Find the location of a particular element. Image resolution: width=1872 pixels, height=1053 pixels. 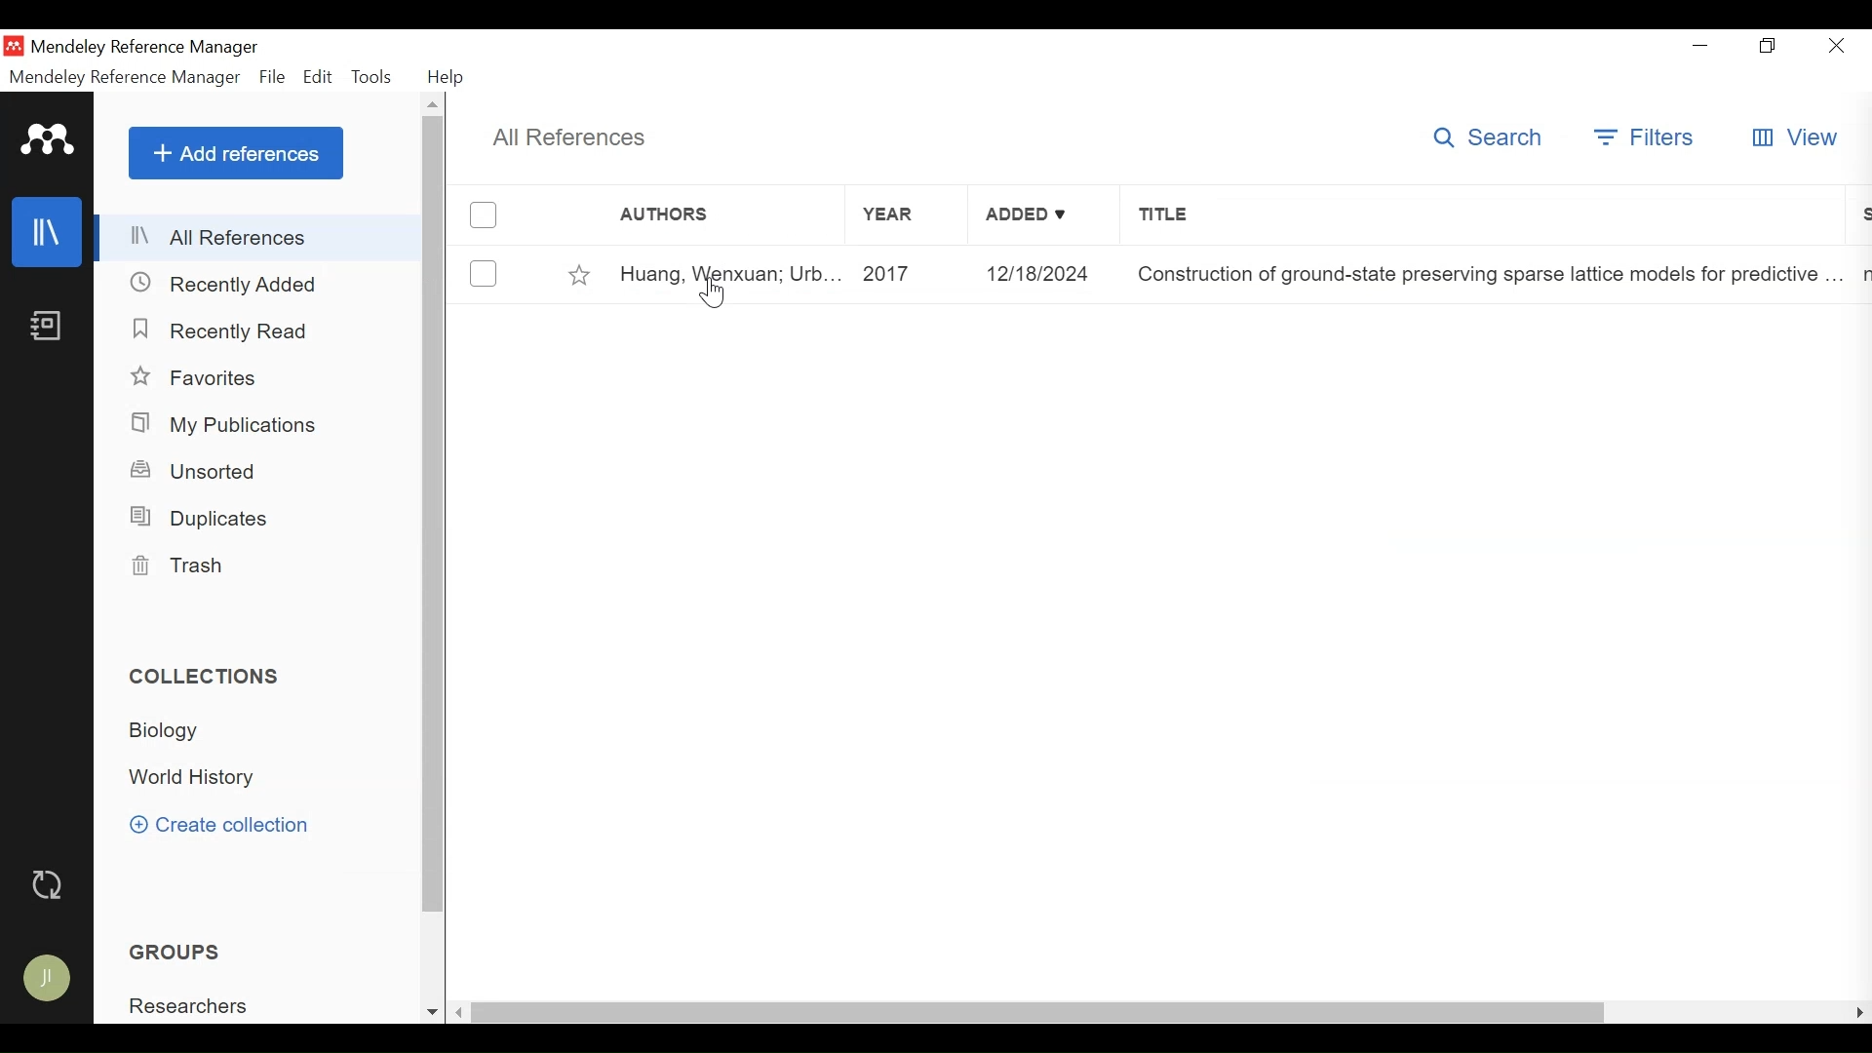

Year is located at coordinates (908, 215).